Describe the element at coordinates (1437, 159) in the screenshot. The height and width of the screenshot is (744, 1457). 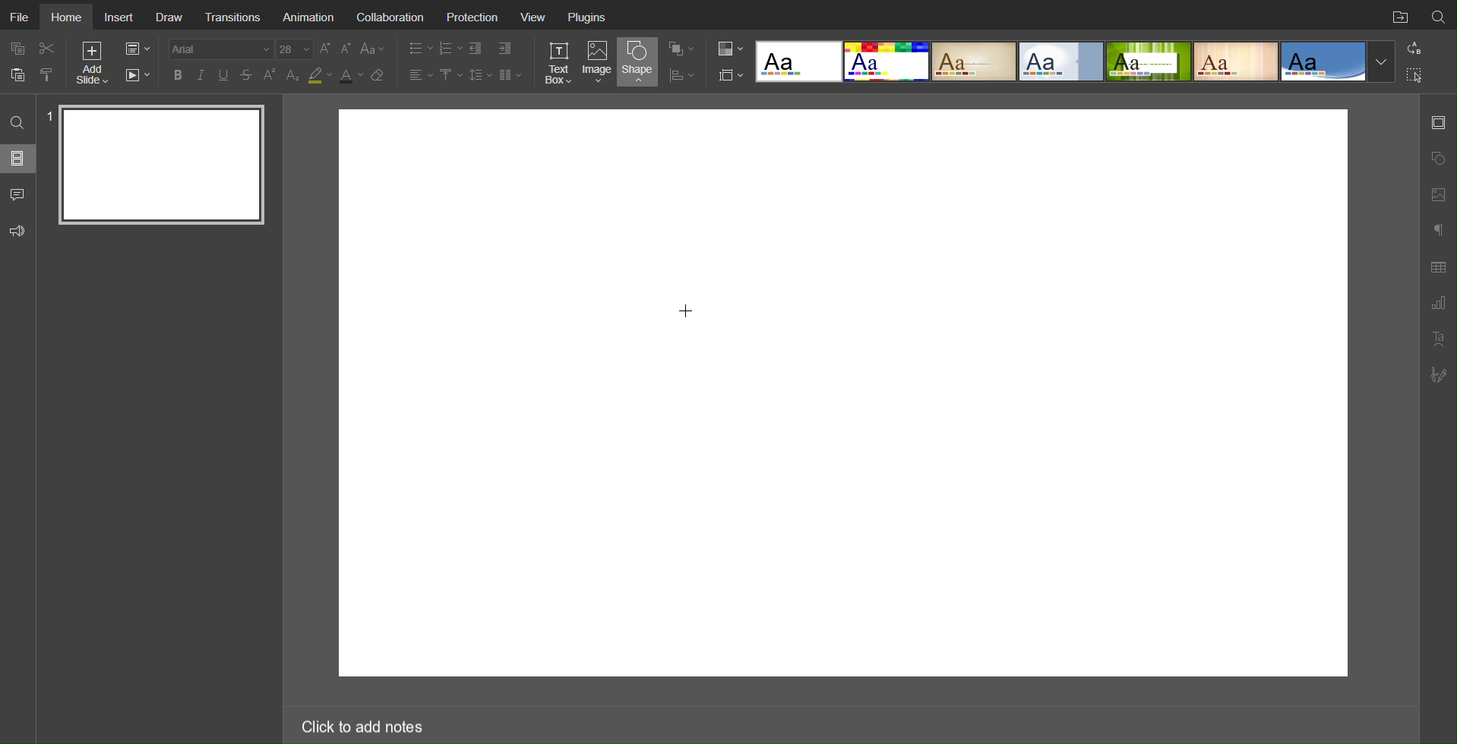
I see `Shape Settings` at that location.